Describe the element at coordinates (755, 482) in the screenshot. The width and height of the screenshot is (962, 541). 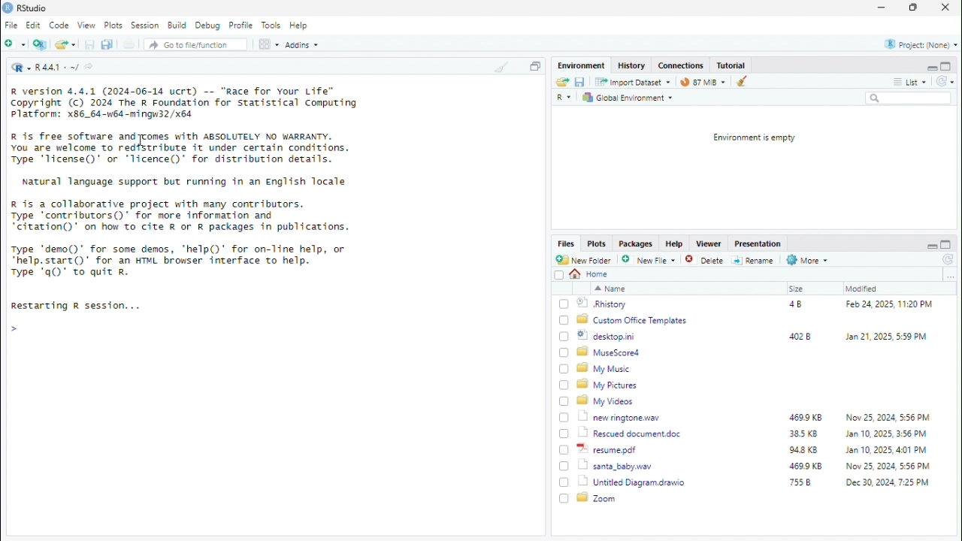
I see `Untitled Diagram.drawio 755B Dec 30, 2024, 7.25 PM` at that location.